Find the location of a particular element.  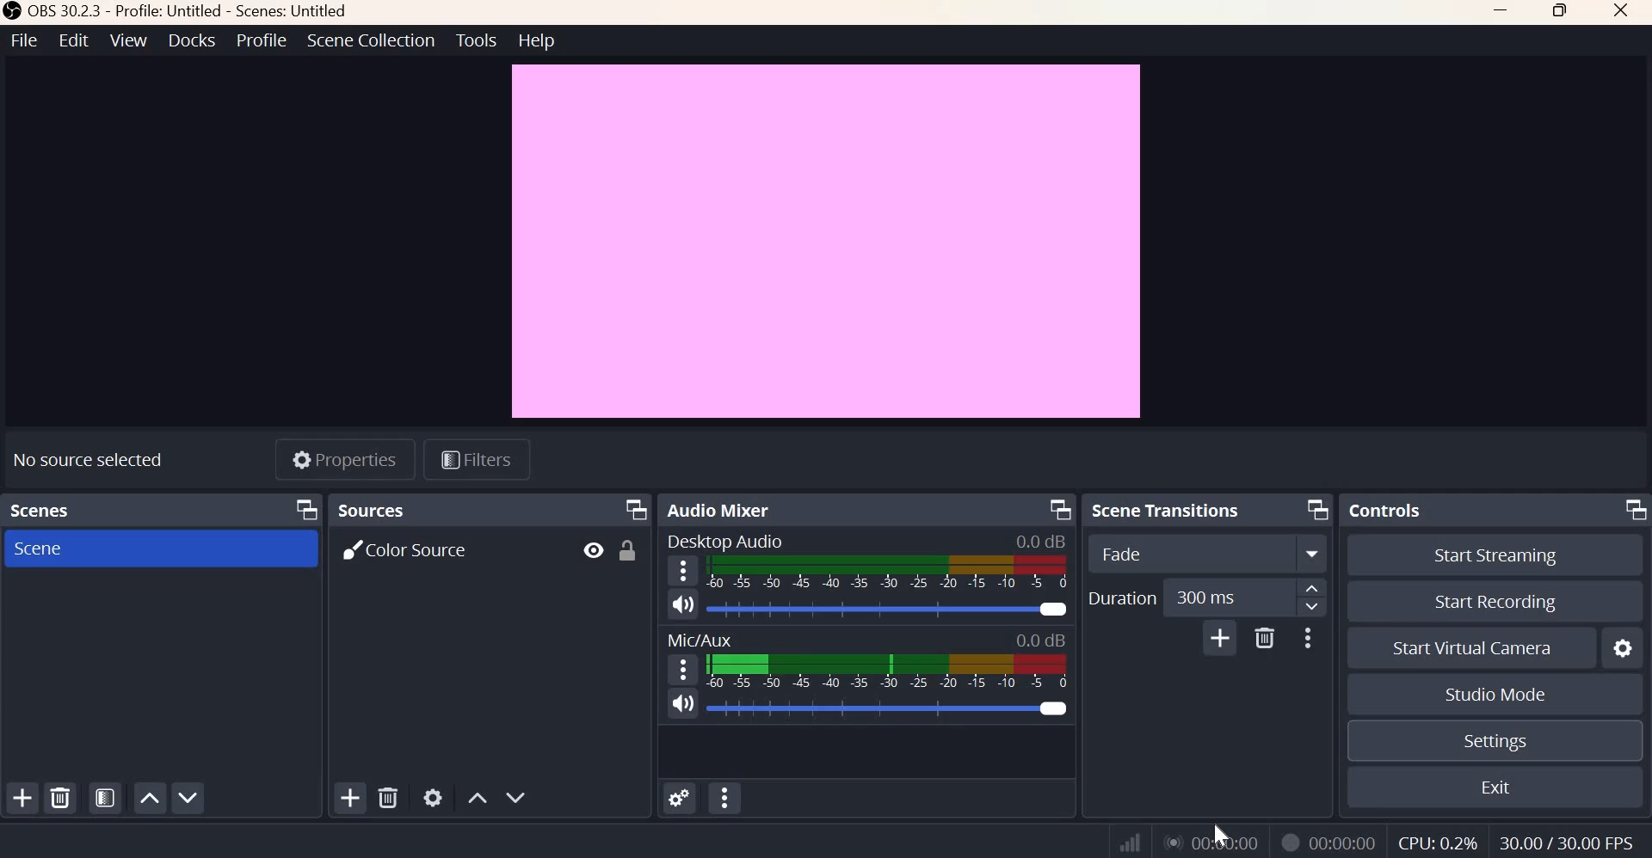

Mic/Aux is located at coordinates (697, 638).